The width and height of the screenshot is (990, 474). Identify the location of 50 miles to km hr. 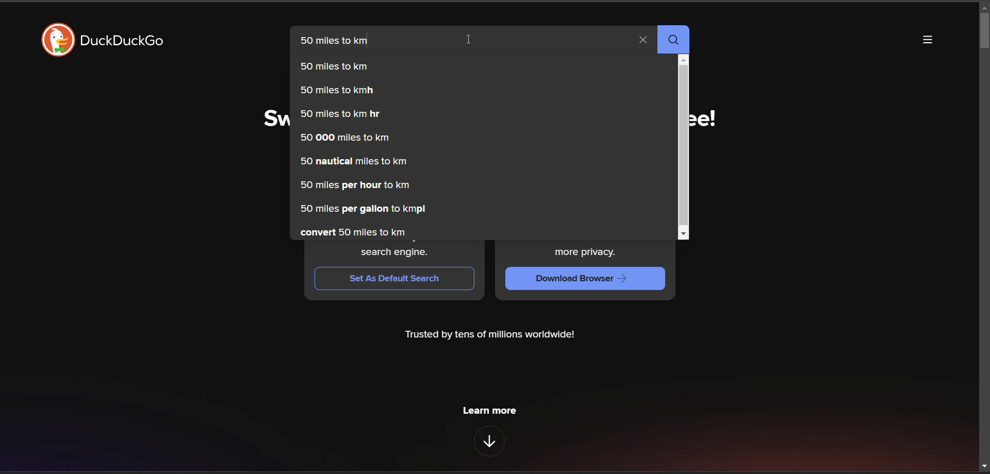
(339, 114).